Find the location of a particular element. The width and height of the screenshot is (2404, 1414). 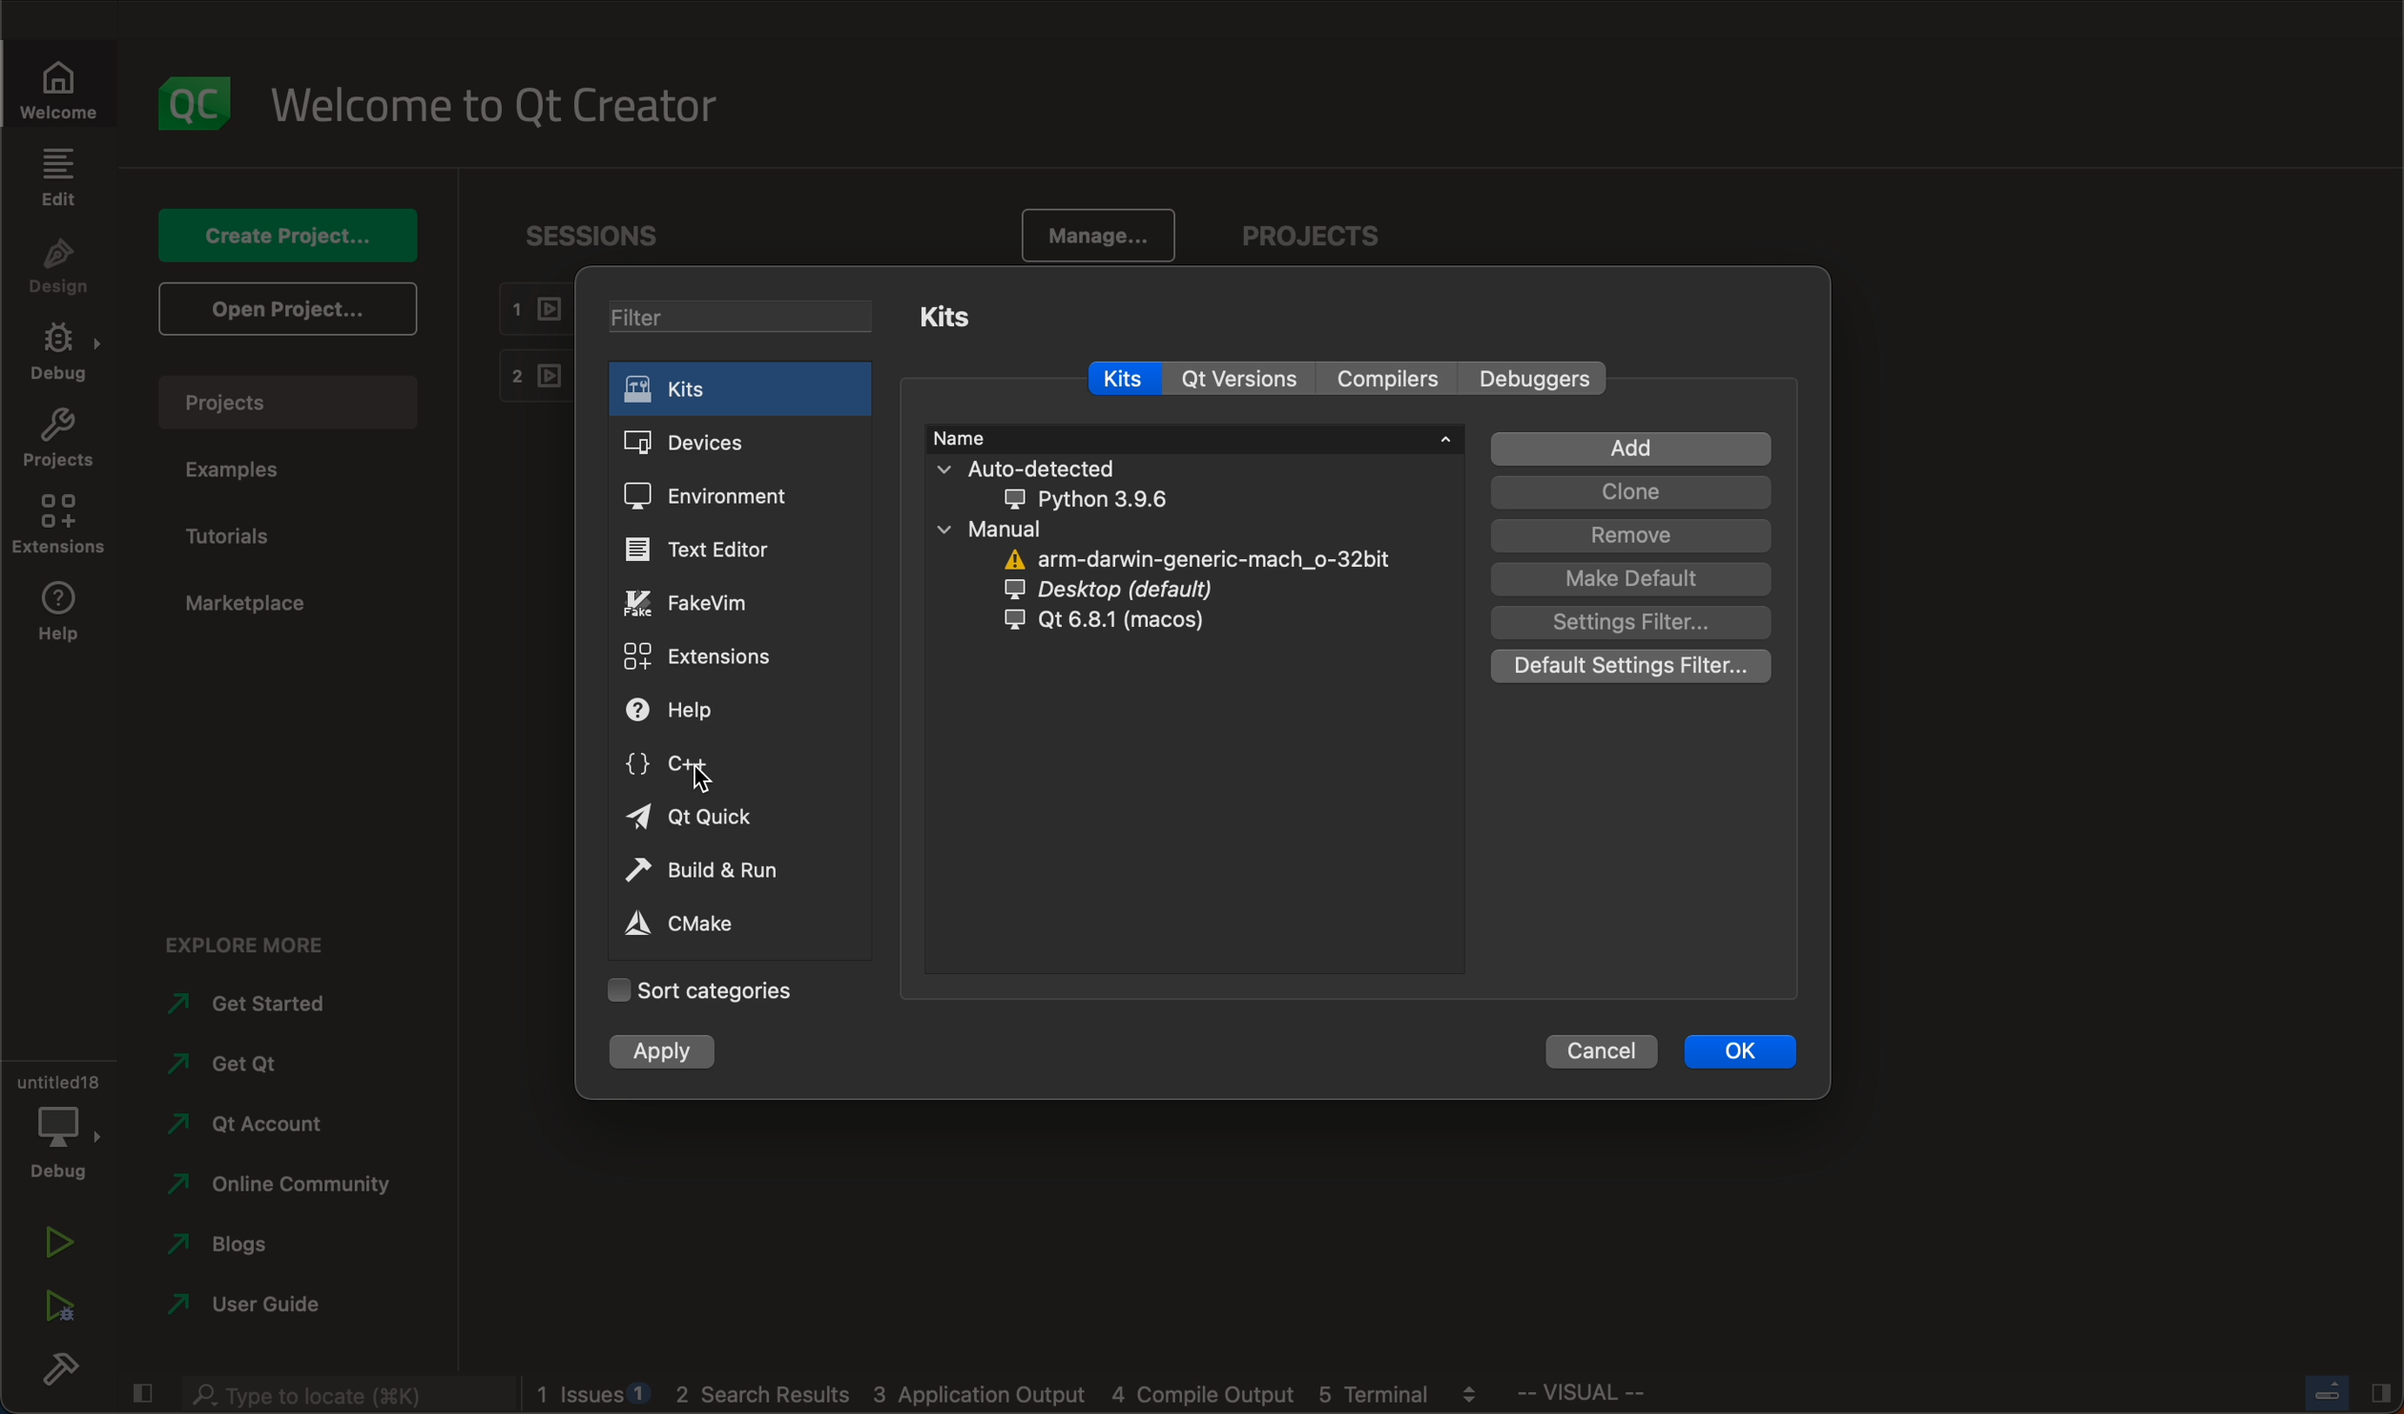

arm darwin is located at coordinates (1202, 561).